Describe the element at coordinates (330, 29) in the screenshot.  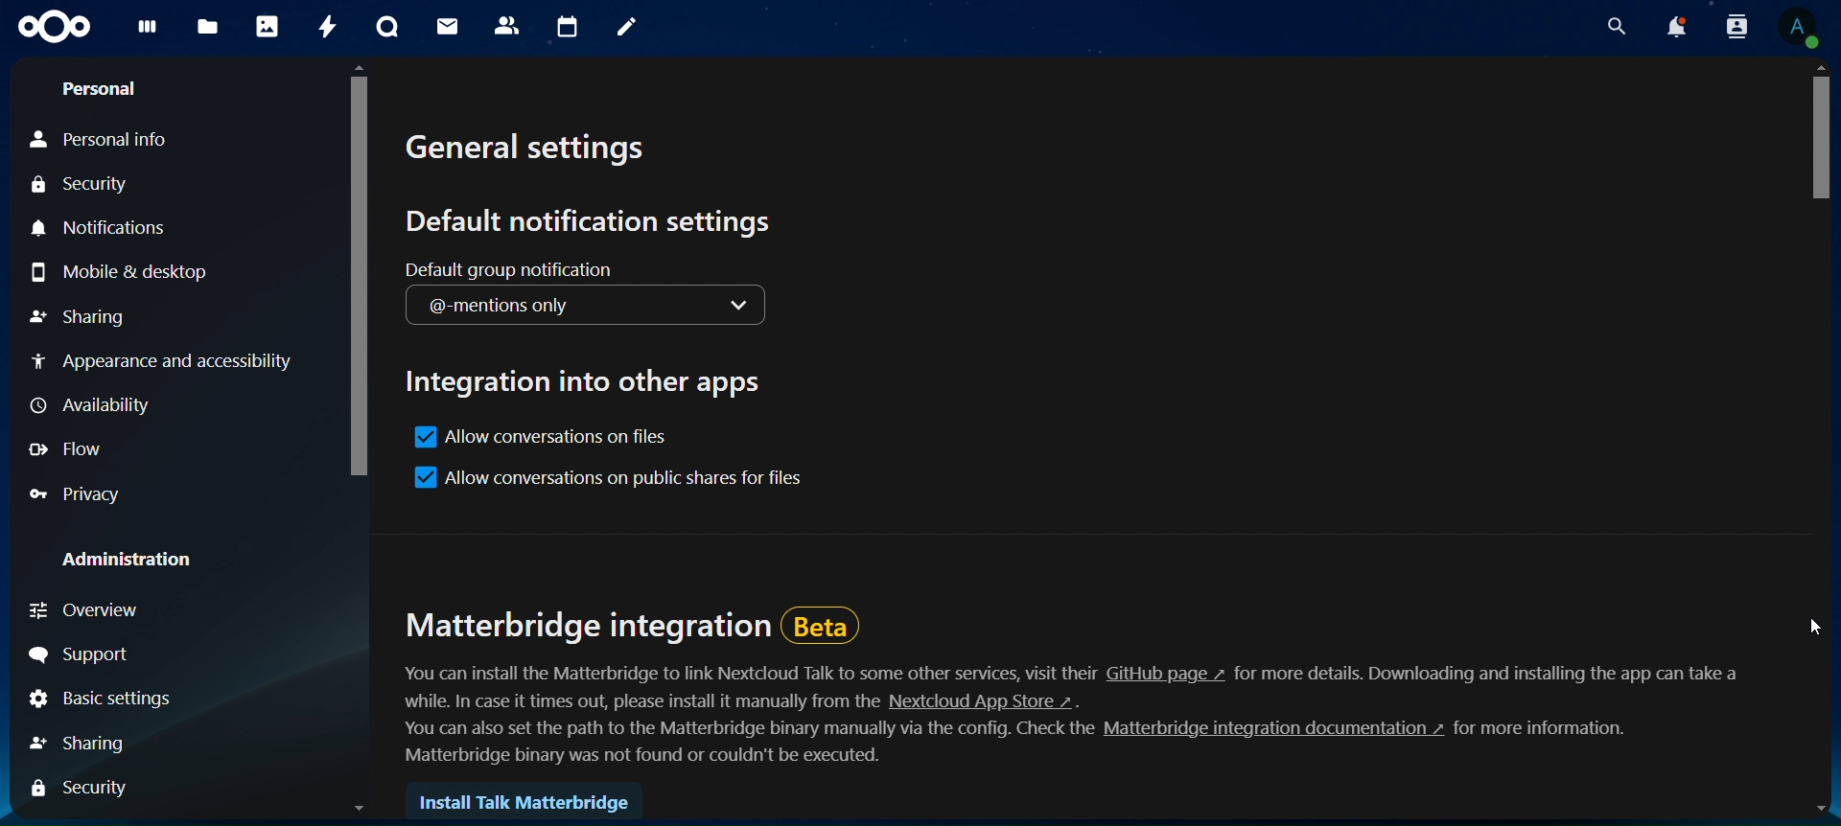
I see `activity` at that location.